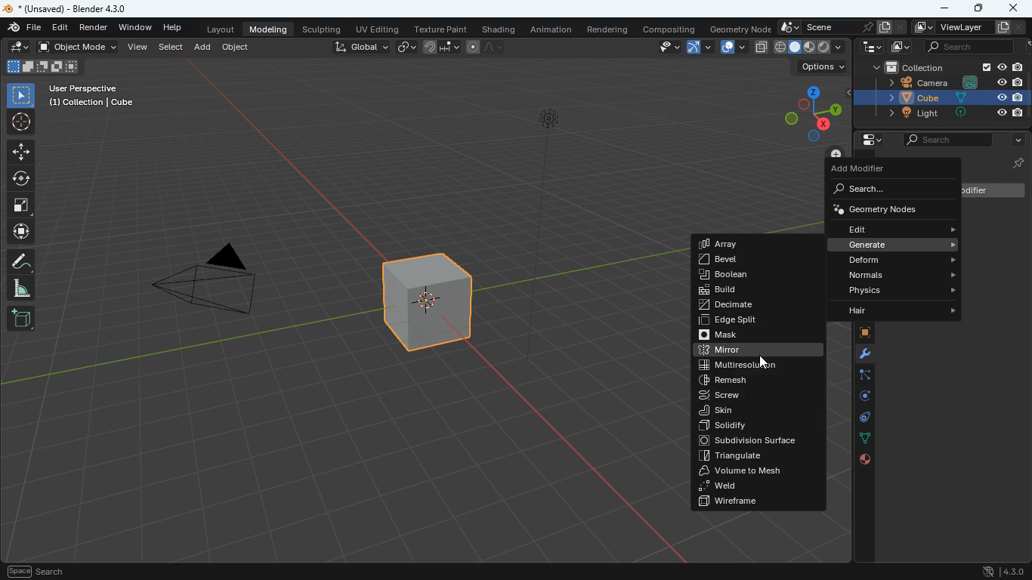 The width and height of the screenshot is (1032, 580). What do you see at coordinates (754, 322) in the screenshot?
I see `edge split` at bounding box center [754, 322].